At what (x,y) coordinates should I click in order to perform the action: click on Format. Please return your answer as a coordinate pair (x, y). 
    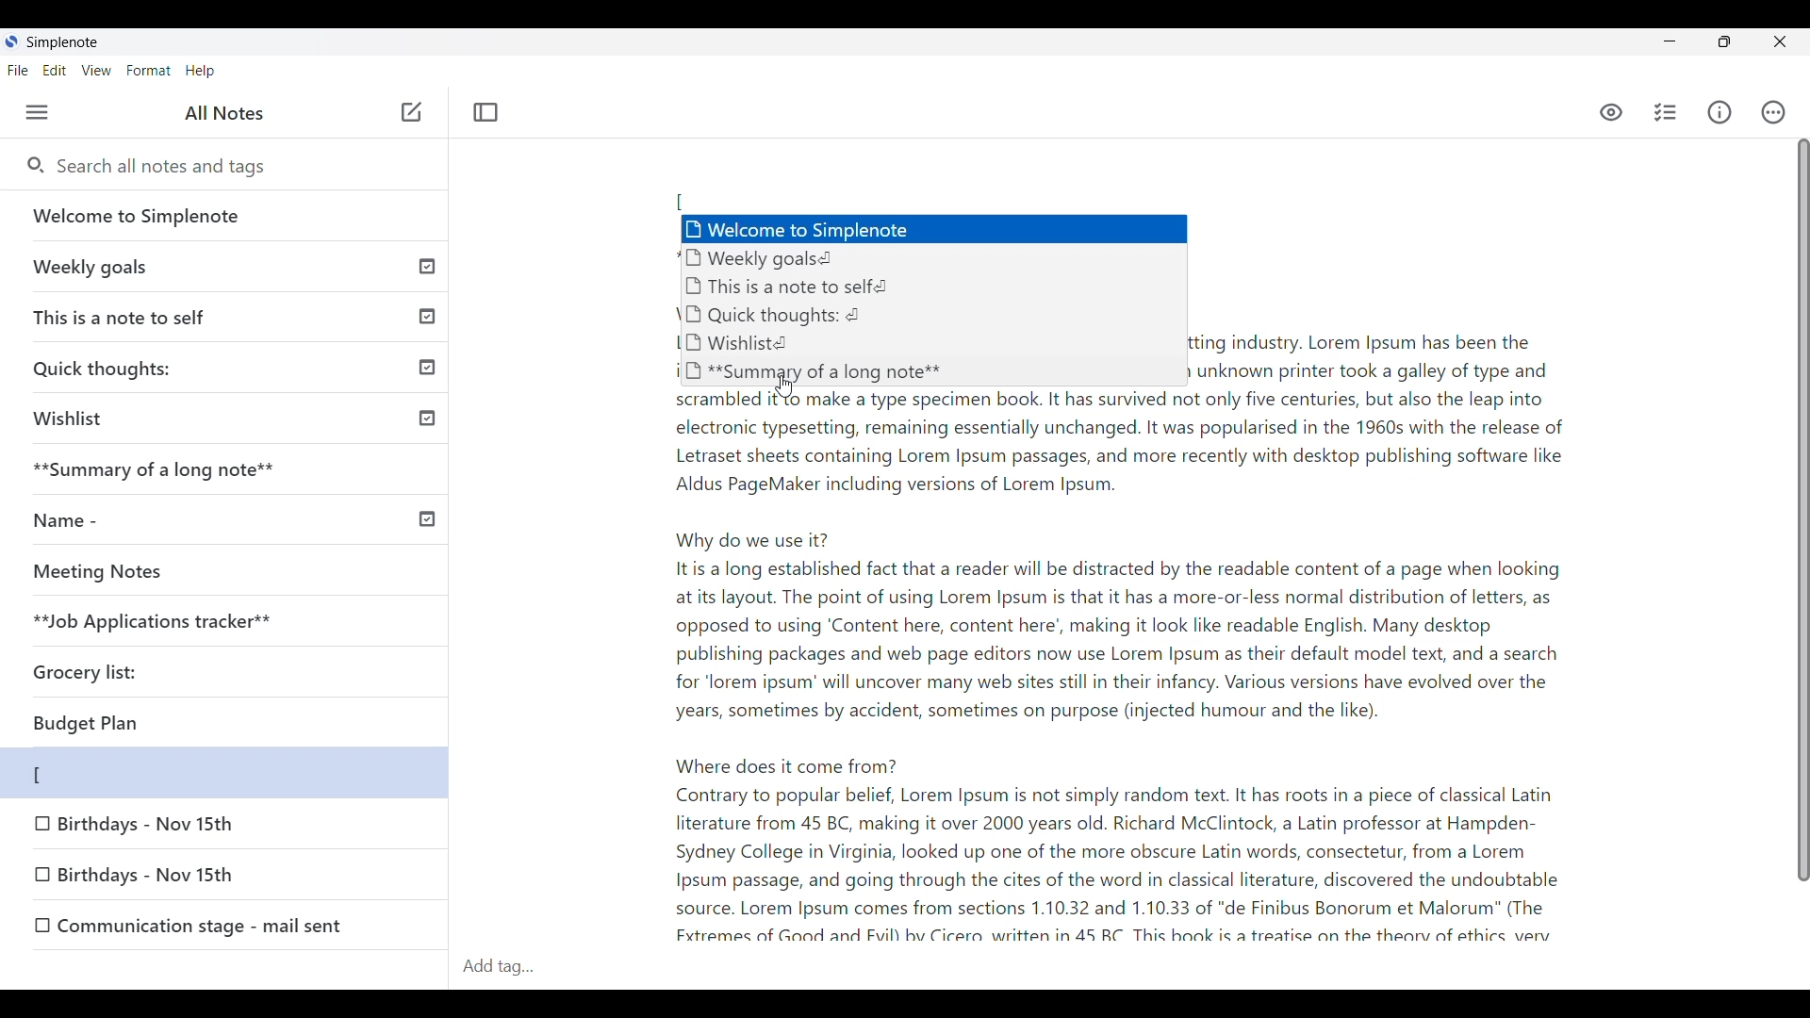
    Looking at the image, I should click on (149, 71).